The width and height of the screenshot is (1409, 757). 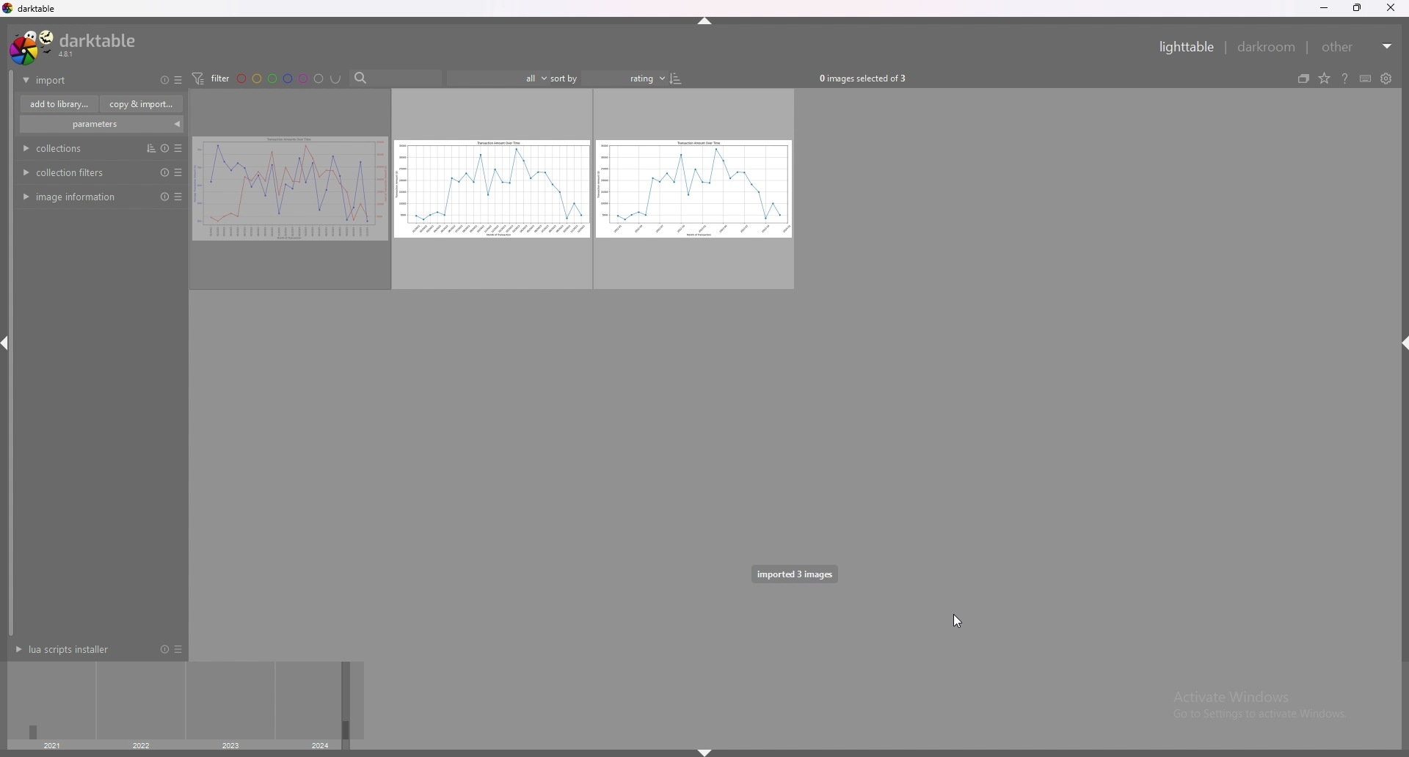 What do you see at coordinates (956, 618) in the screenshot?
I see `cursor` at bounding box center [956, 618].